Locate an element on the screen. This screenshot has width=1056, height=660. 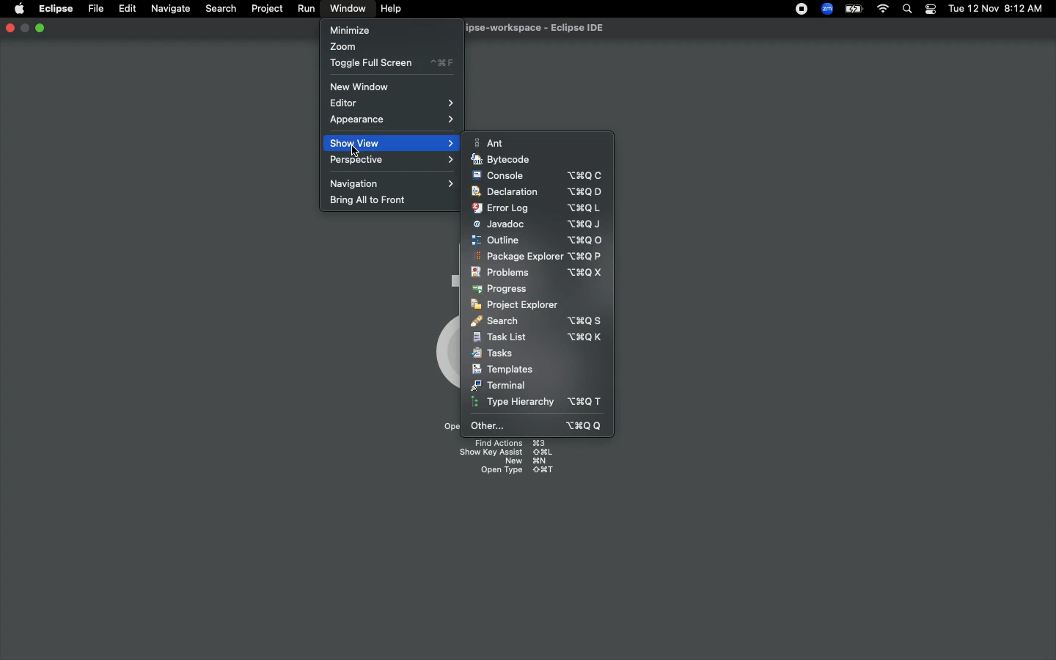
Internet is located at coordinates (881, 10).